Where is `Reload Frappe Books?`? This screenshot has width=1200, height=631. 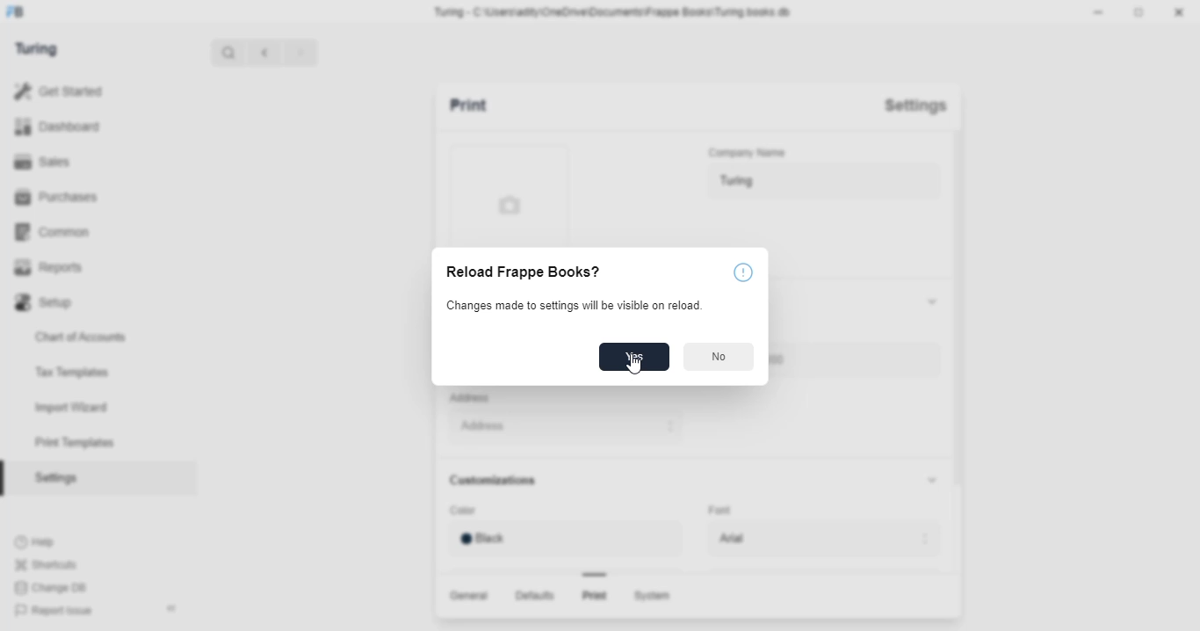
Reload Frappe Books? is located at coordinates (520, 272).